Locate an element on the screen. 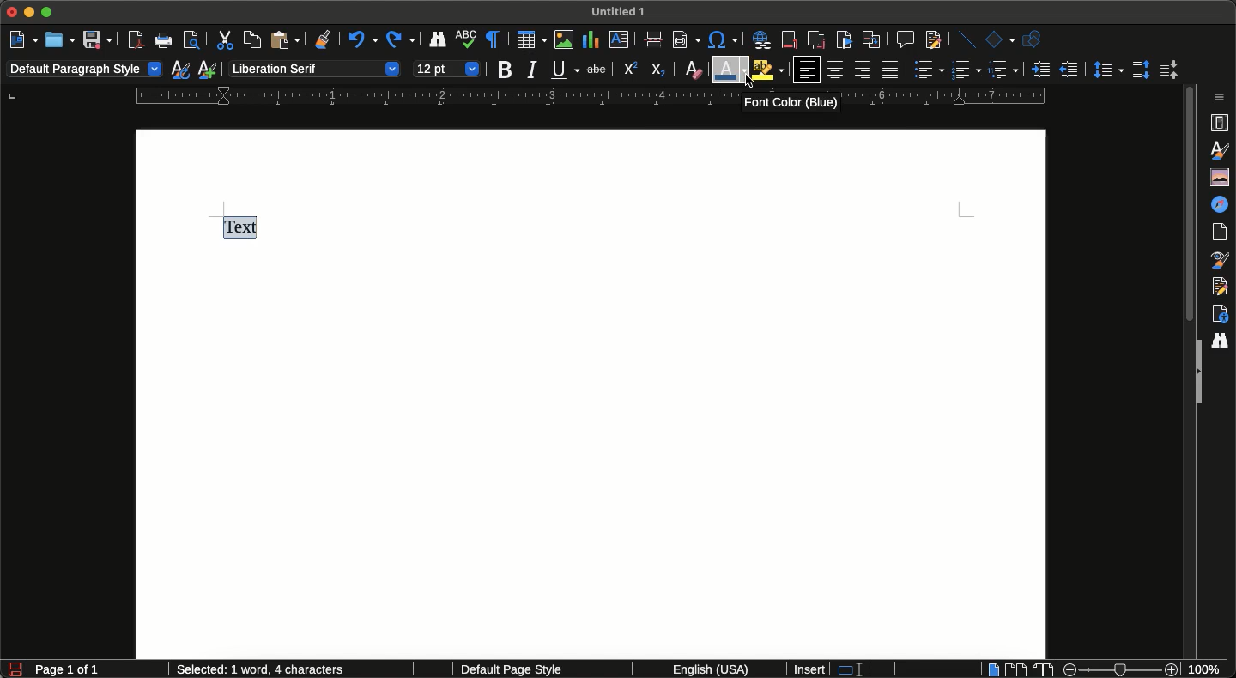  Increase paragraph spacing is located at coordinates (1141, 69).